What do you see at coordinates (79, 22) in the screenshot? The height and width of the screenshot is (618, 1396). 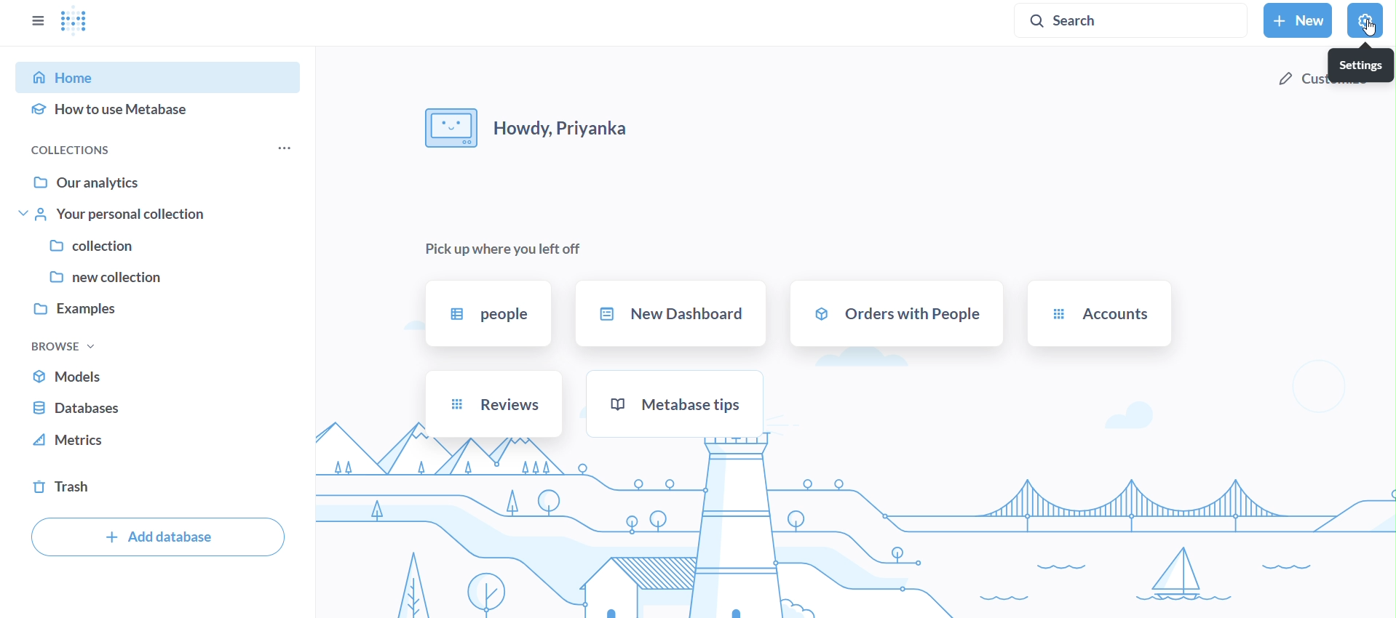 I see `logo` at bounding box center [79, 22].